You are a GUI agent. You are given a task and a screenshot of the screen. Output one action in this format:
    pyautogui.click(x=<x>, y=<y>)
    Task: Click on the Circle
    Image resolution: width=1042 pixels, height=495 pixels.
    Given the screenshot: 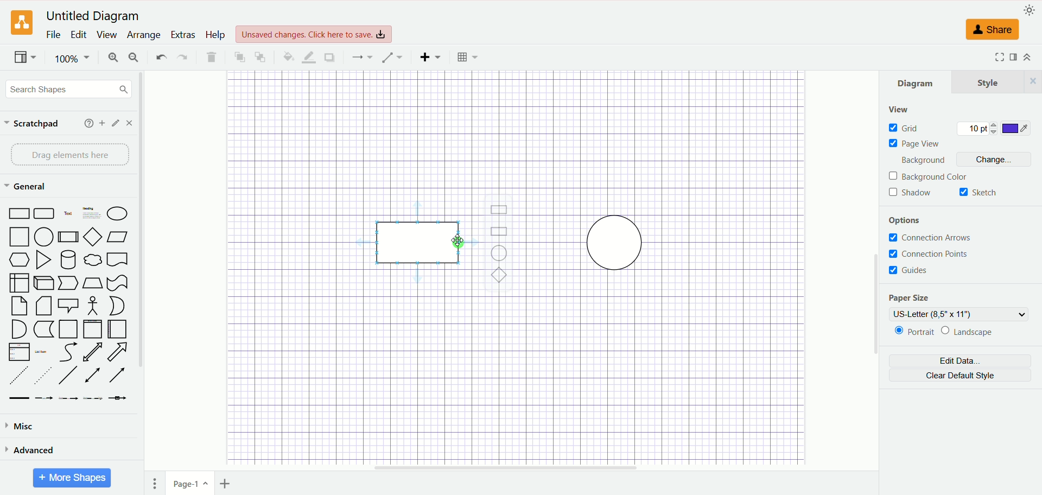 What is the action you would take?
    pyautogui.click(x=46, y=237)
    